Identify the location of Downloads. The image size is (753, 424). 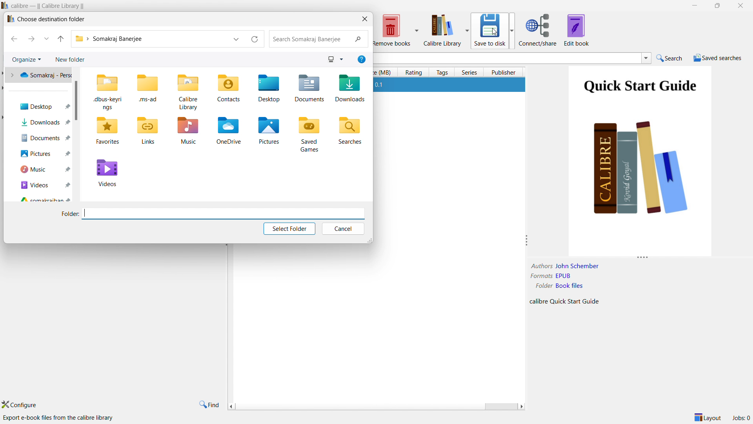
(350, 89).